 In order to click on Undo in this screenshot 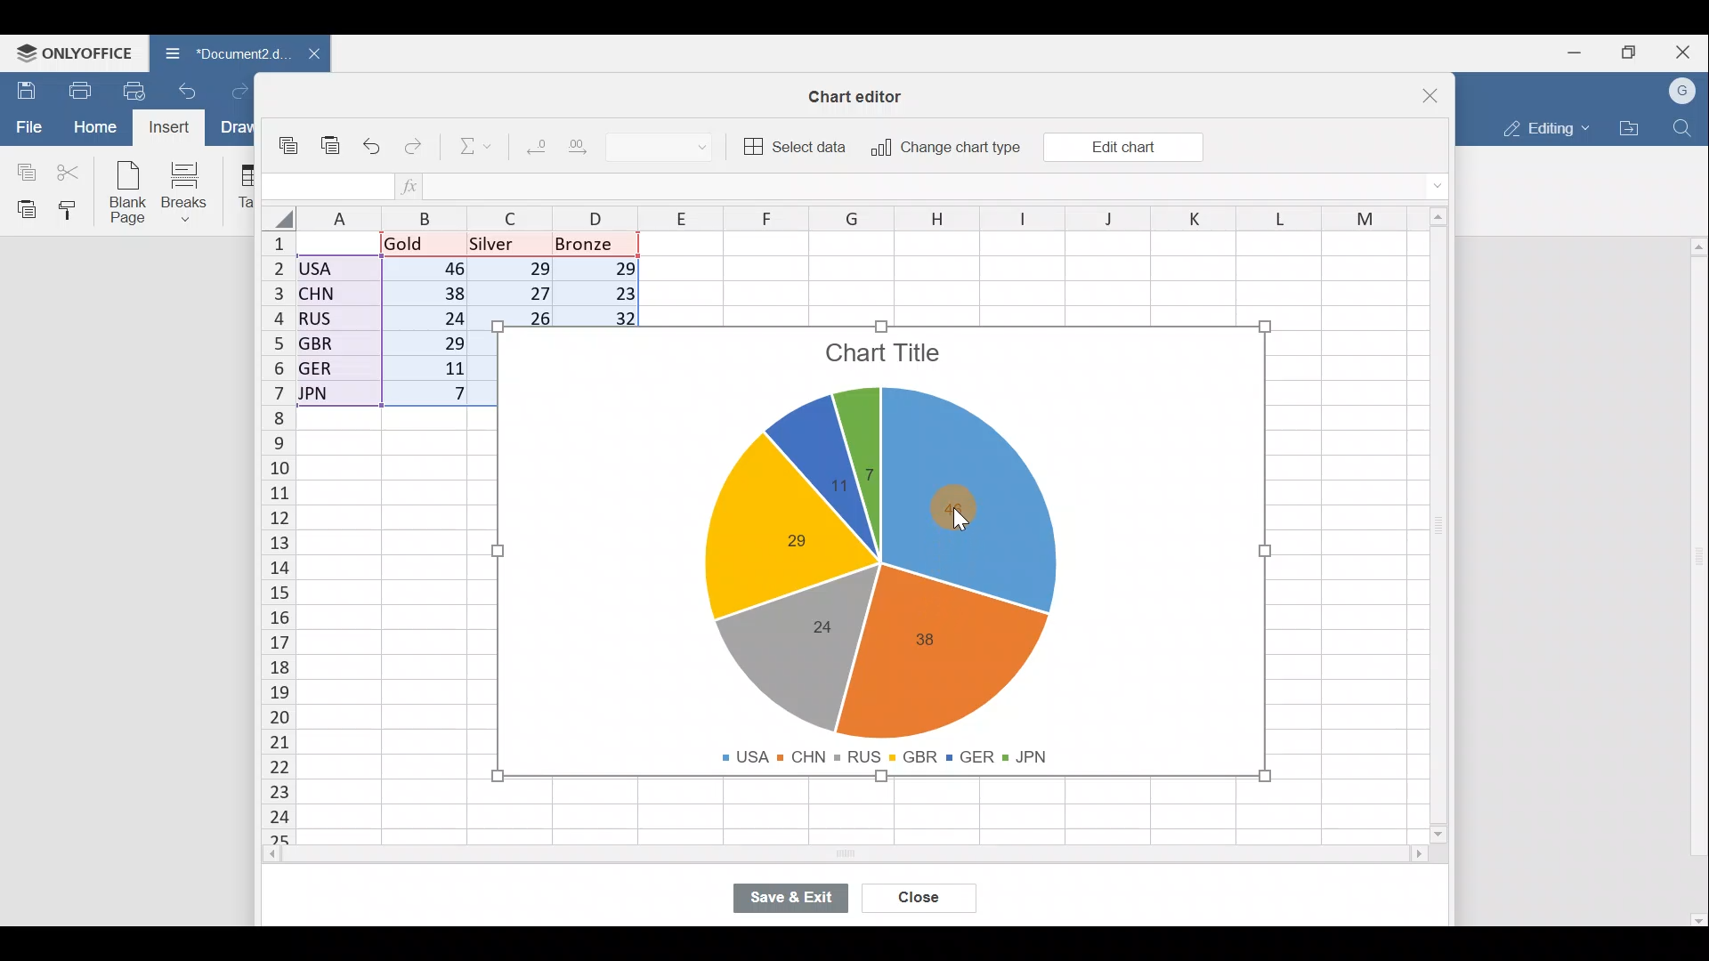, I will do `click(192, 96)`.